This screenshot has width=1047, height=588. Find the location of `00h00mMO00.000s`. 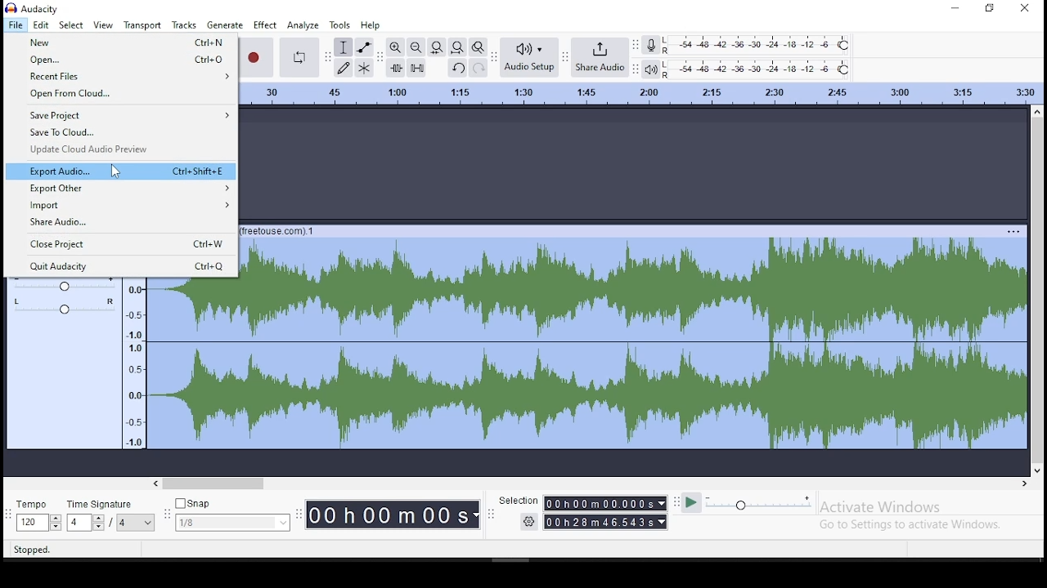

00h00mMO00.000s is located at coordinates (604, 503).